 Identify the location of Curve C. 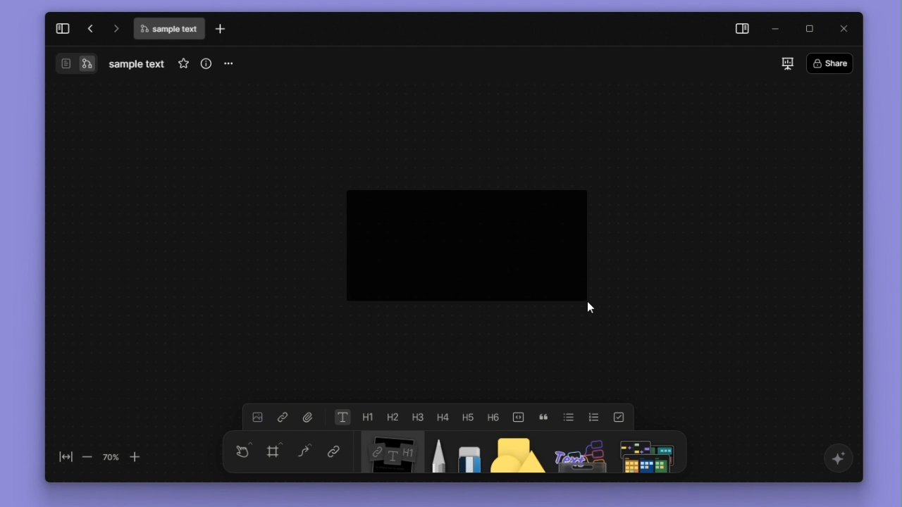
(304, 453).